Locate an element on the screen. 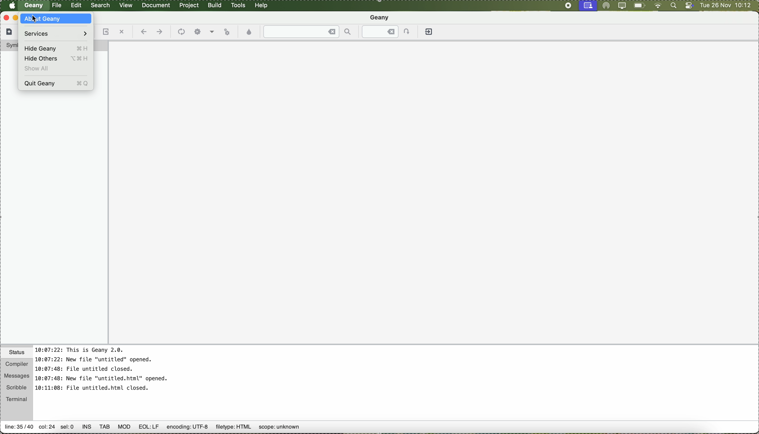 This screenshot has width=759, height=434. airdrop is located at coordinates (605, 6).